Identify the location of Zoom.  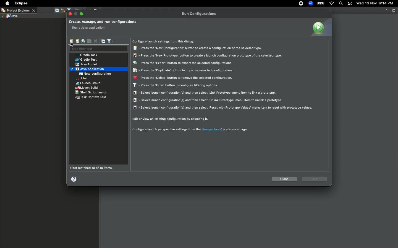
(310, 4).